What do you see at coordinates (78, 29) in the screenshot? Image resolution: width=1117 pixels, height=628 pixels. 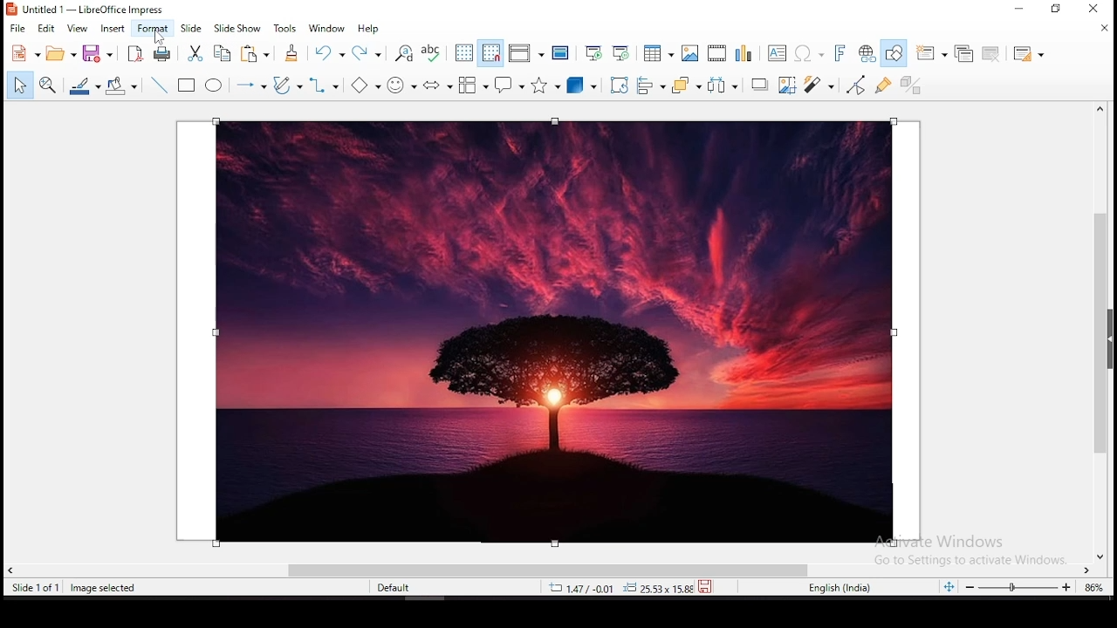 I see `view` at bounding box center [78, 29].